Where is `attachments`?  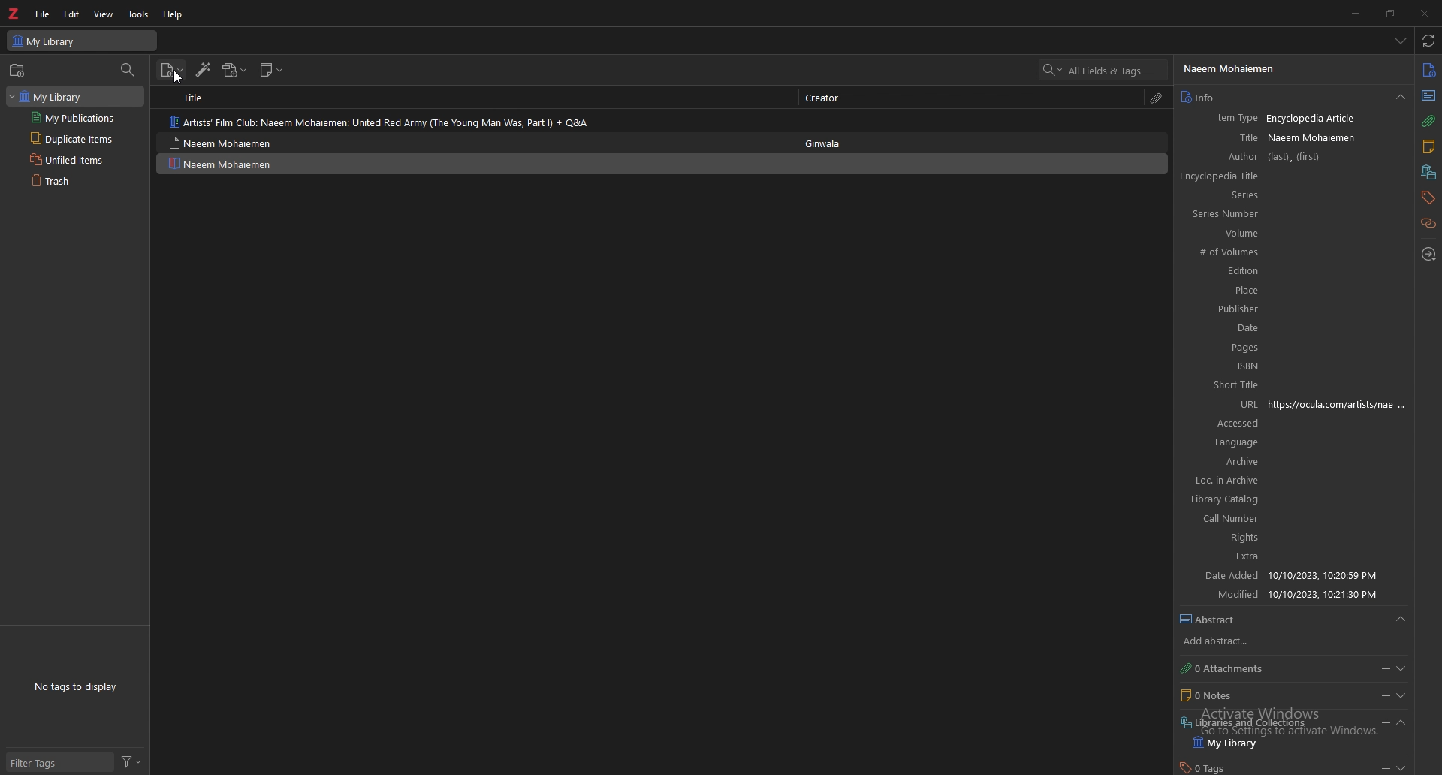 attachments is located at coordinates (1275, 668).